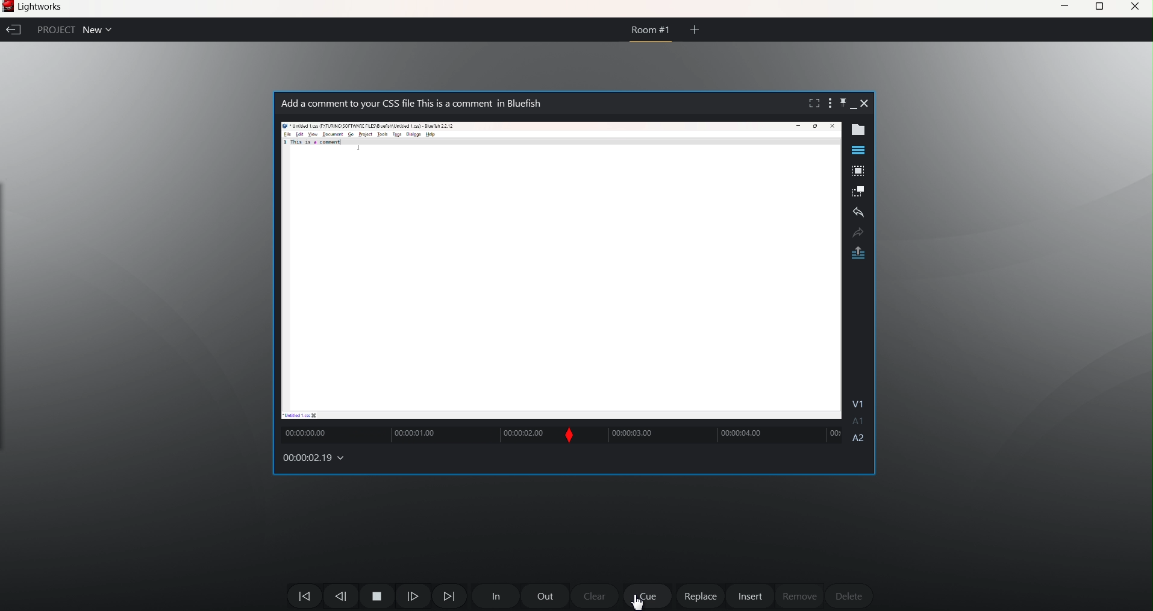 The width and height of the screenshot is (1153, 611). Describe the element at coordinates (701, 597) in the screenshot. I see `replace` at that location.